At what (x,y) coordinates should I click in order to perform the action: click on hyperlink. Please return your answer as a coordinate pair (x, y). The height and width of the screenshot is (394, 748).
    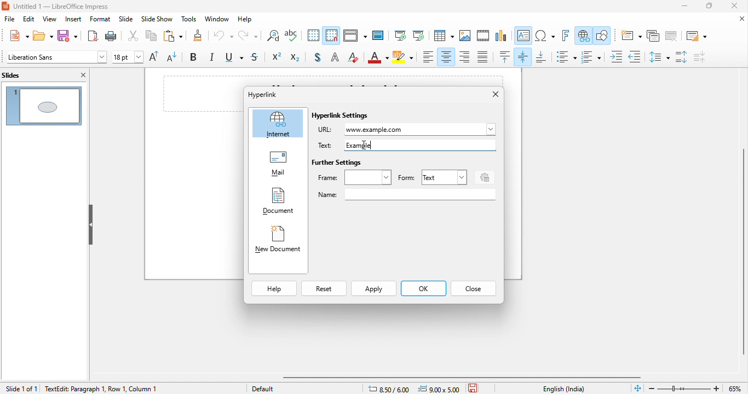
    Looking at the image, I should click on (273, 94).